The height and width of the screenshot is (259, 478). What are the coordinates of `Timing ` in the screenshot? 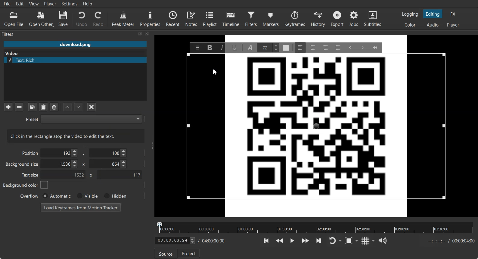 It's located at (213, 241).